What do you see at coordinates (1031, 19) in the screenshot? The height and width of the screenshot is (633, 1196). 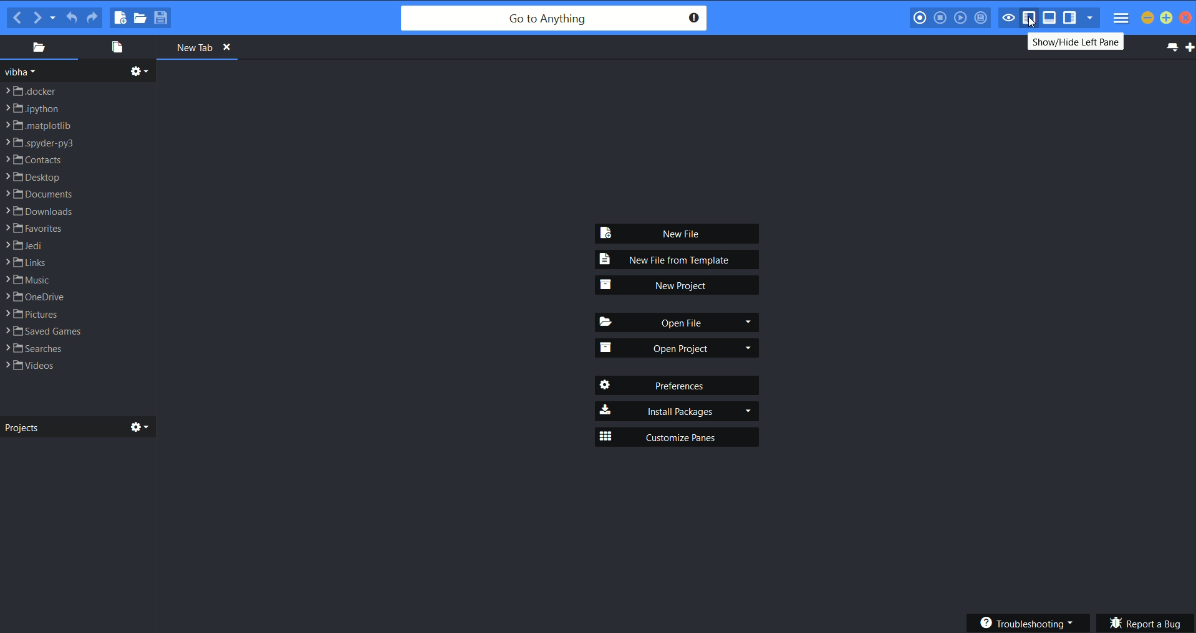 I see `hide left pane` at bounding box center [1031, 19].